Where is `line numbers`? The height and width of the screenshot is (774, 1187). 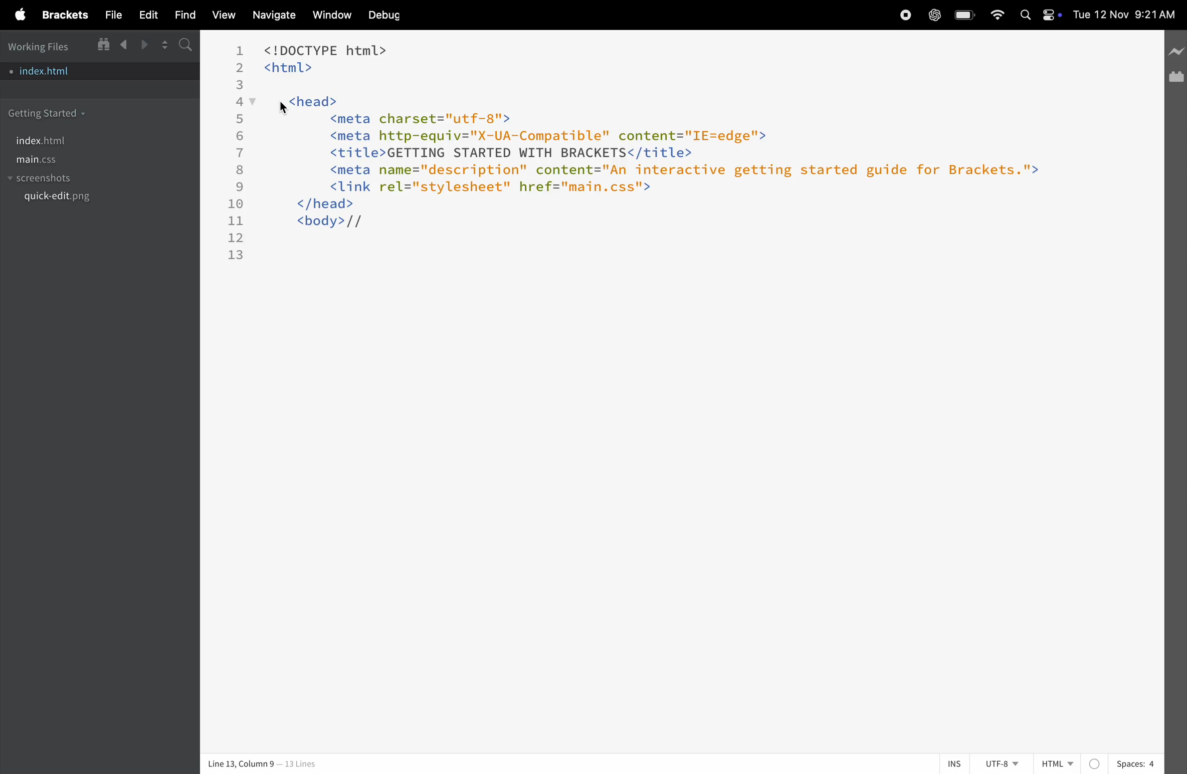 line numbers is located at coordinates (236, 156).